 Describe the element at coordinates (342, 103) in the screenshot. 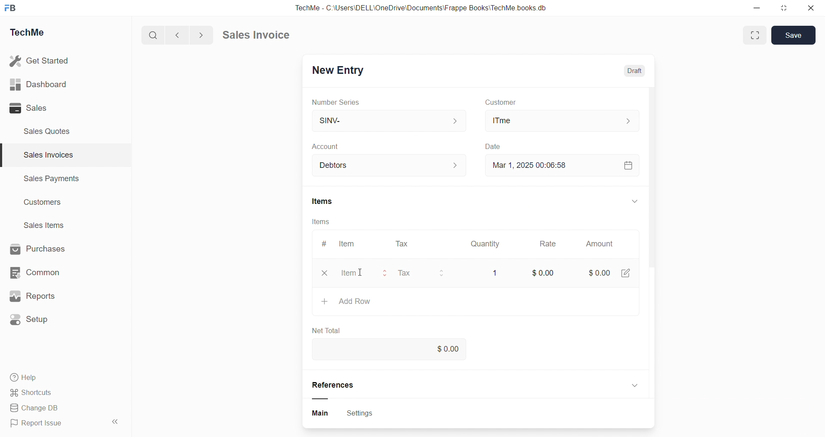

I see `Number Series` at that location.